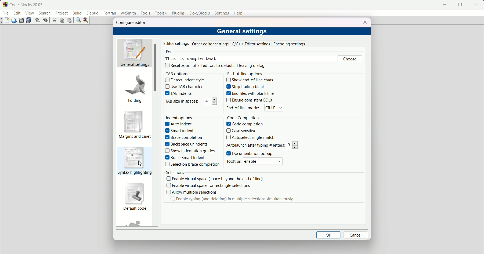 This screenshot has height=254, width=484. Describe the element at coordinates (186, 80) in the screenshot. I see `detect indent style` at that location.